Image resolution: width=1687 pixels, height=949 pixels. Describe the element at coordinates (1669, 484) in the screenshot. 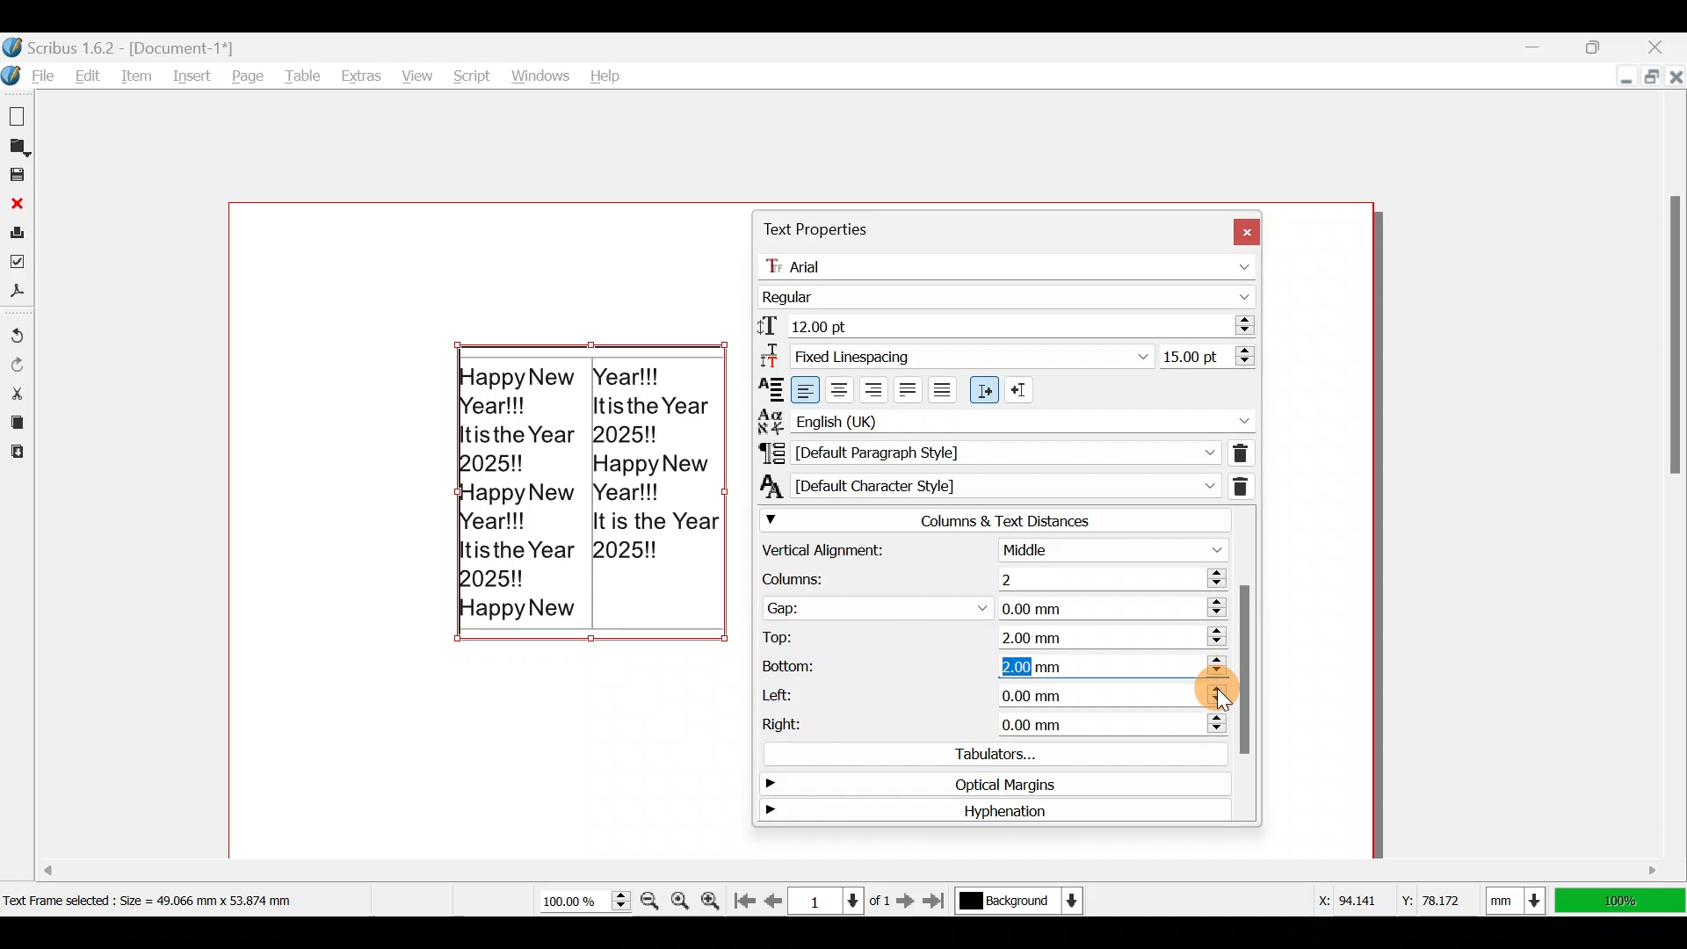

I see `Scroll bar` at that location.